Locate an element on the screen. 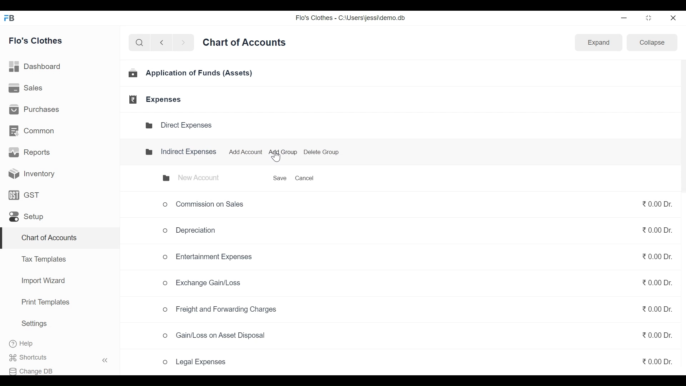  Common is located at coordinates (33, 130).